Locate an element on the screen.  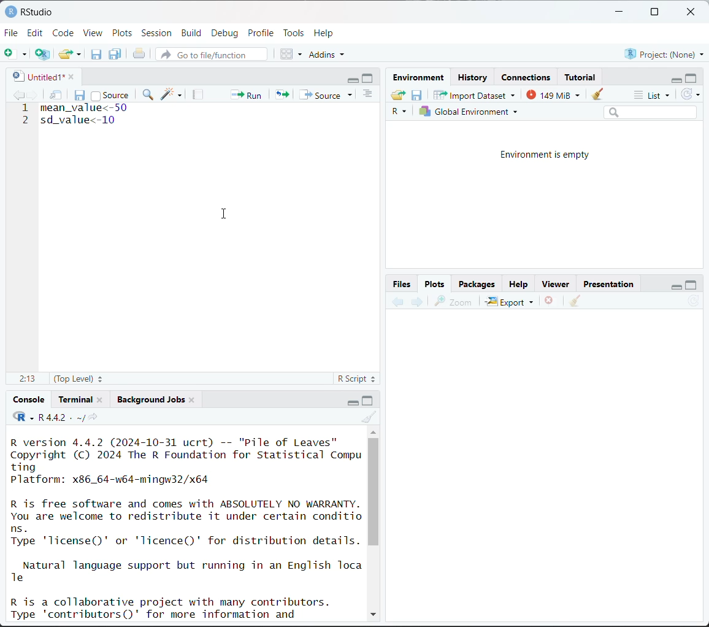
find/replace is located at coordinates (149, 96).